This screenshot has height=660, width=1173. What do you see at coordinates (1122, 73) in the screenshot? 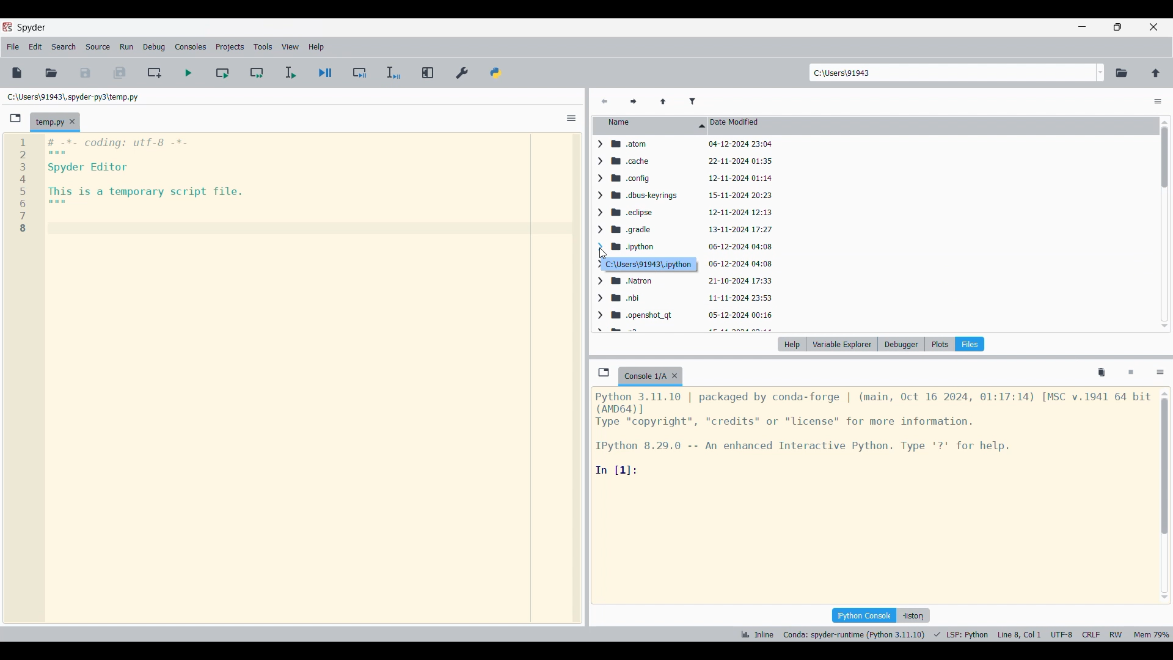
I see `Browse working directory` at bounding box center [1122, 73].